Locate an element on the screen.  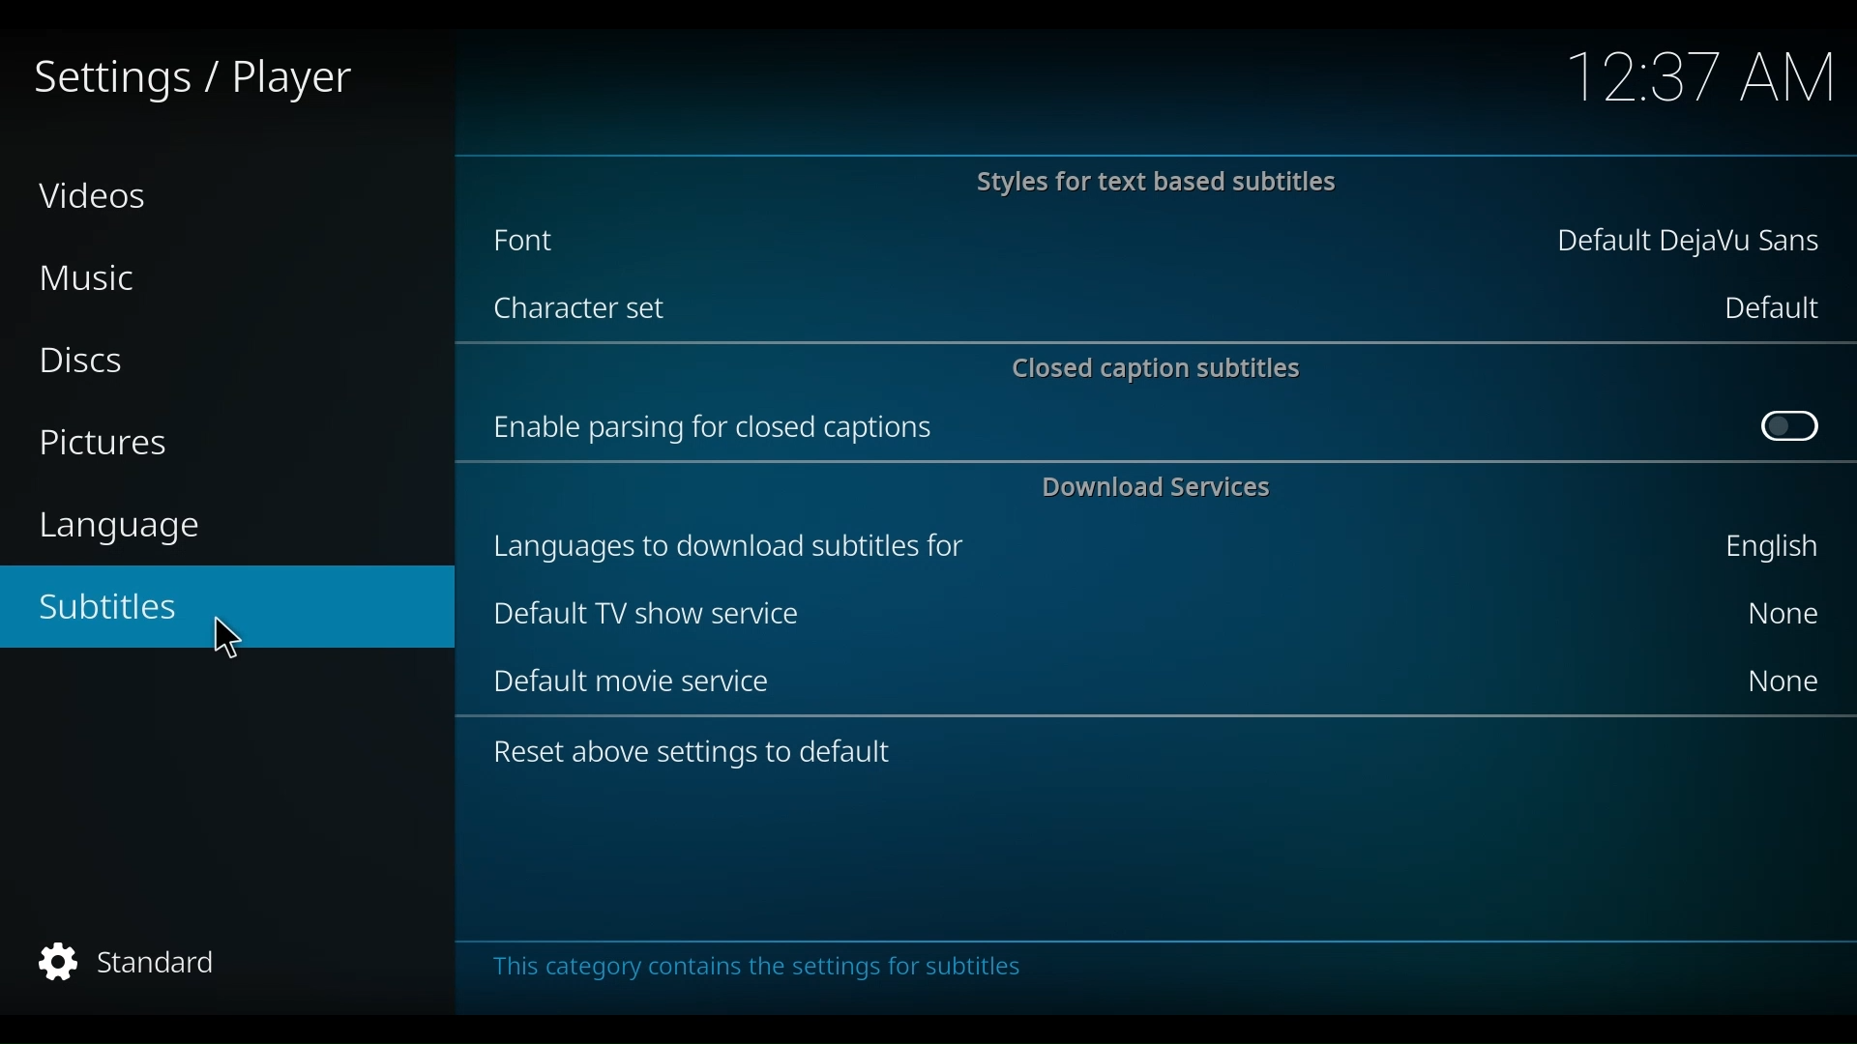
Character set is located at coordinates (587, 311).